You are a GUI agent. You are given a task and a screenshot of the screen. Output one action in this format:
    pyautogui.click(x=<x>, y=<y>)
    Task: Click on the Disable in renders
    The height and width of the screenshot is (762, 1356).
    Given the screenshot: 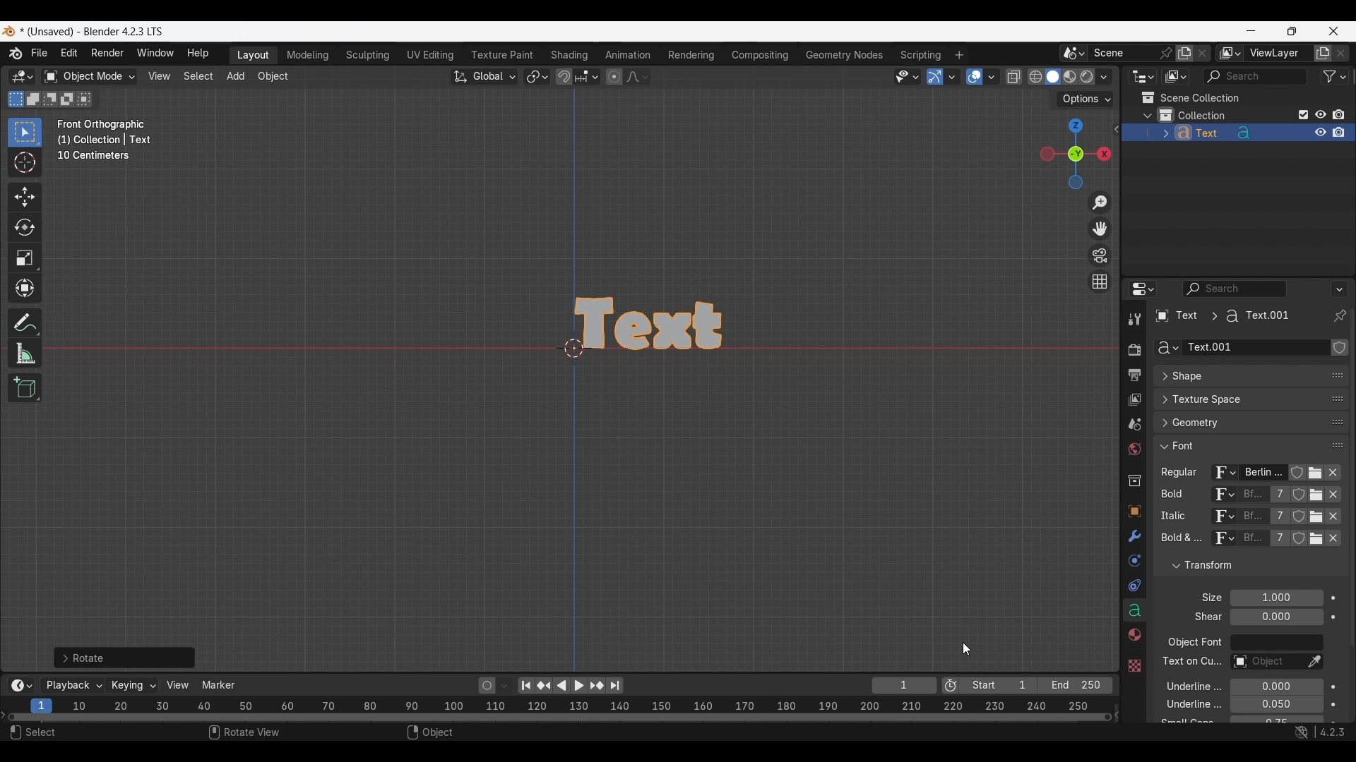 What is the action you would take?
    pyautogui.click(x=1338, y=114)
    